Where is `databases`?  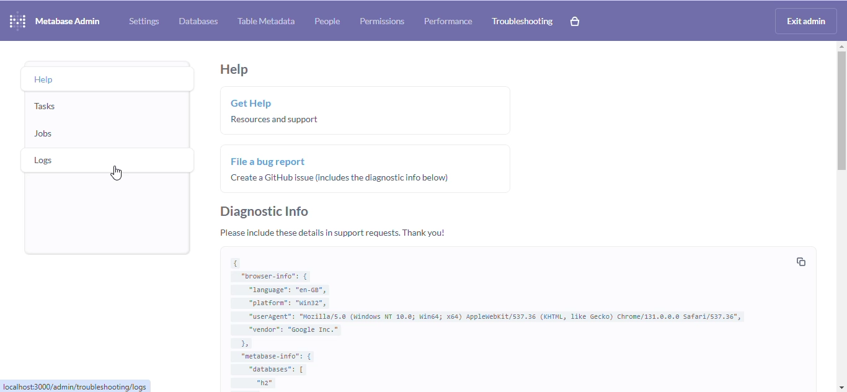
databases is located at coordinates (198, 22).